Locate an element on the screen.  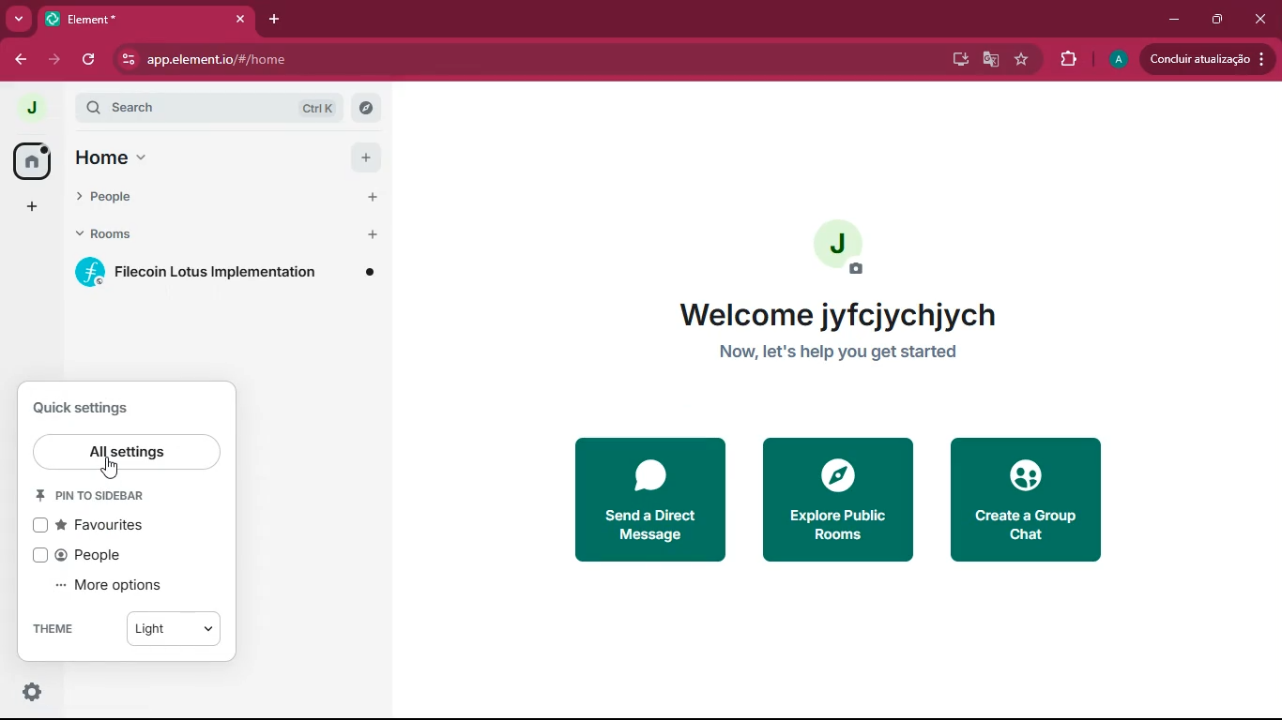
create a group chat is located at coordinates (1025, 500).